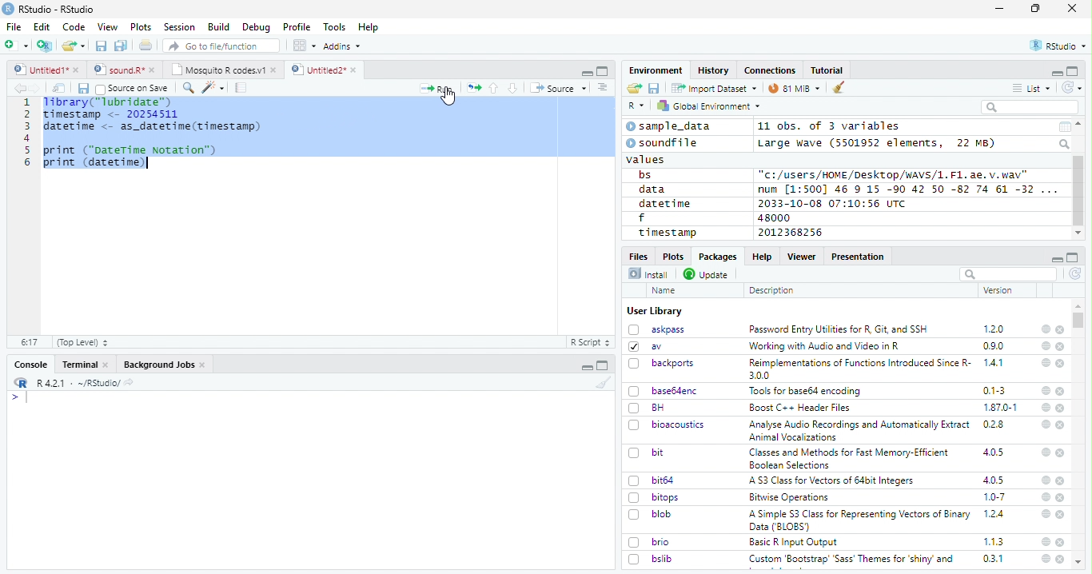 The height and width of the screenshot is (574, 1092). I want to click on Password Entry Utilities for R, Git, and SSH, so click(839, 329).